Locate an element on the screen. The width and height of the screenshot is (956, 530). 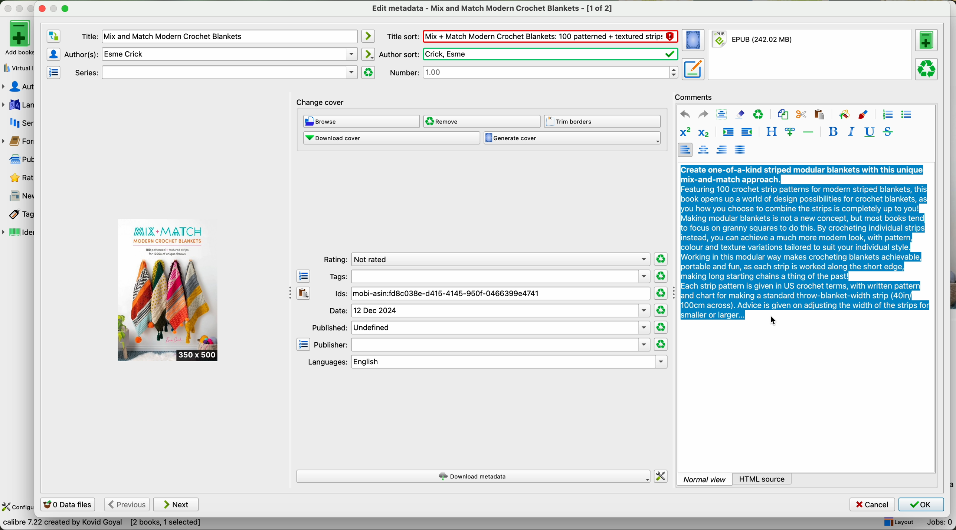
redo is located at coordinates (703, 114).